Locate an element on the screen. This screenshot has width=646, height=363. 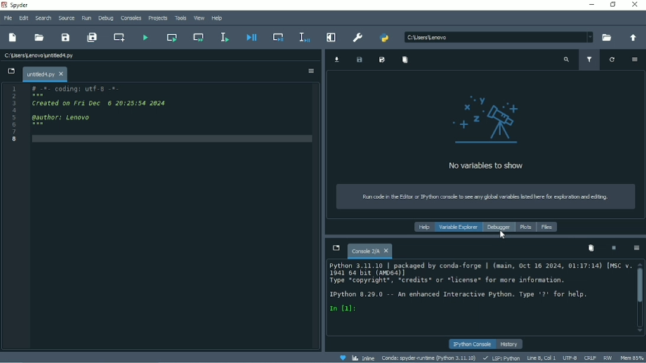
Options is located at coordinates (311, 72).